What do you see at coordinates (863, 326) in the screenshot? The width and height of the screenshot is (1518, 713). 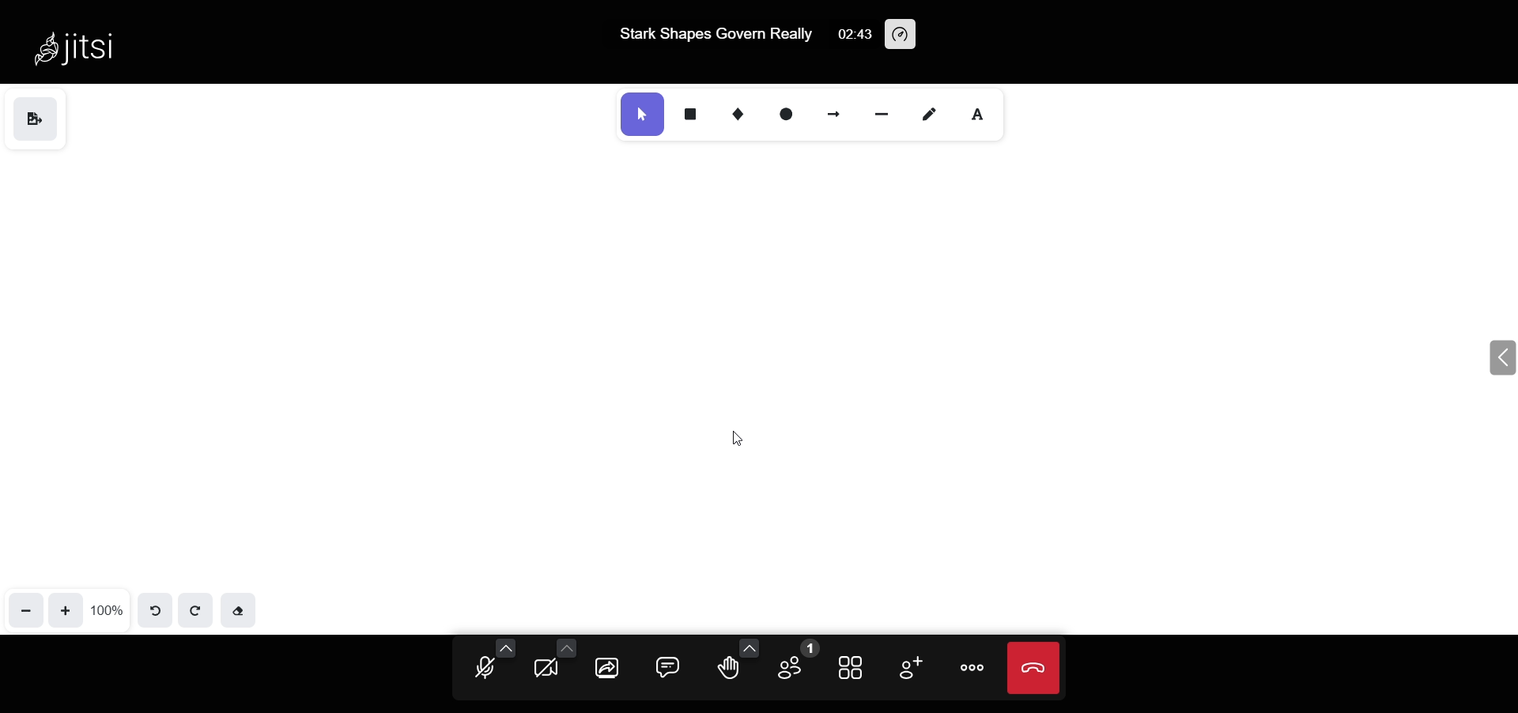 I see `redo delete` at bounding box center [863, 326].